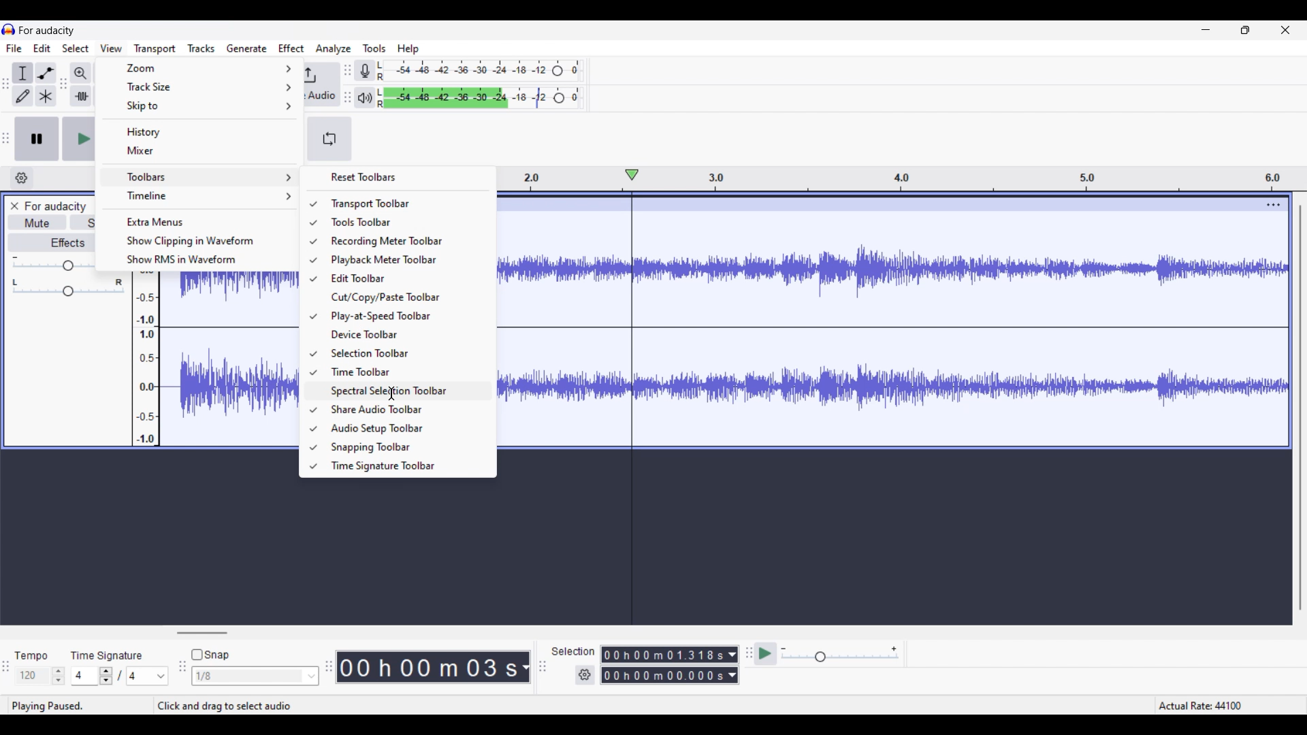 The image size is (1307, 735). Describe the element at coordinates (120, 675) in the screenshot. I see `Time signature settings` at that location.